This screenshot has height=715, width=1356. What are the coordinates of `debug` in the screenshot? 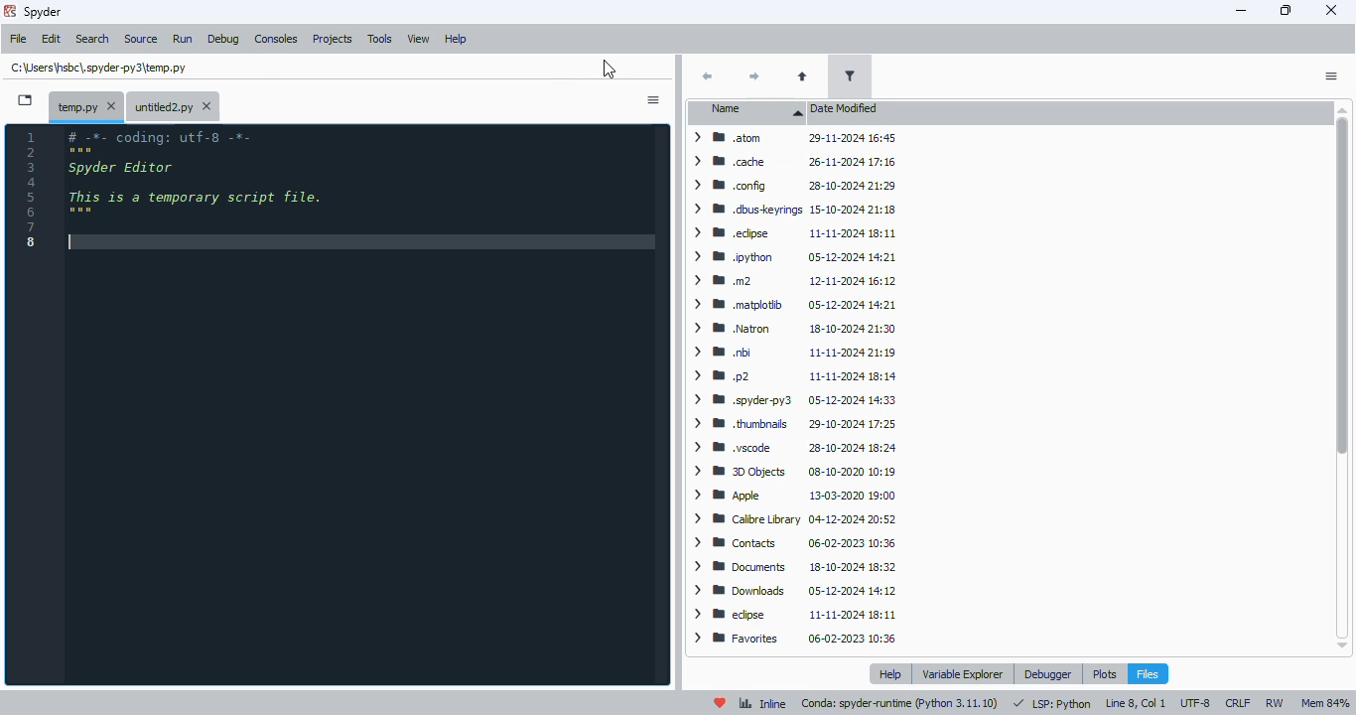 It's located at (223, 39).